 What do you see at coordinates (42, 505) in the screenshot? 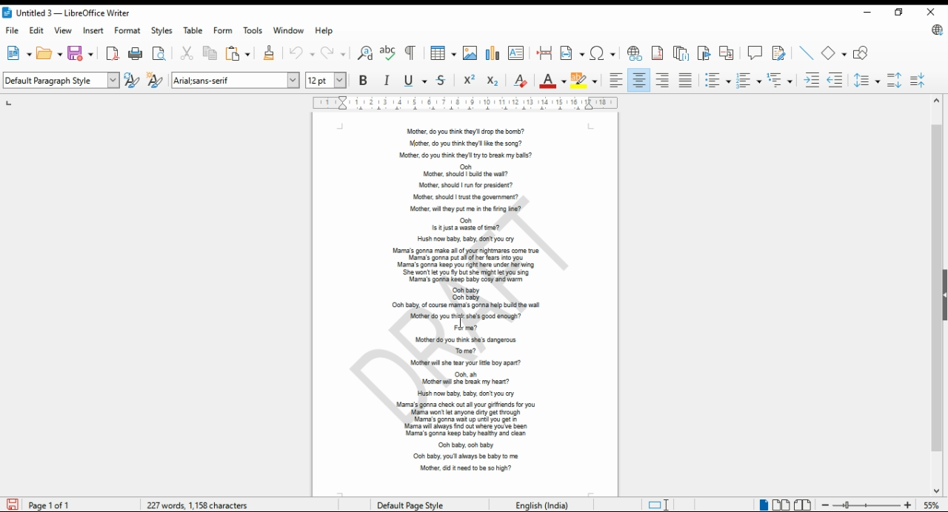
I see `page info` at bounding box center [42, 505].